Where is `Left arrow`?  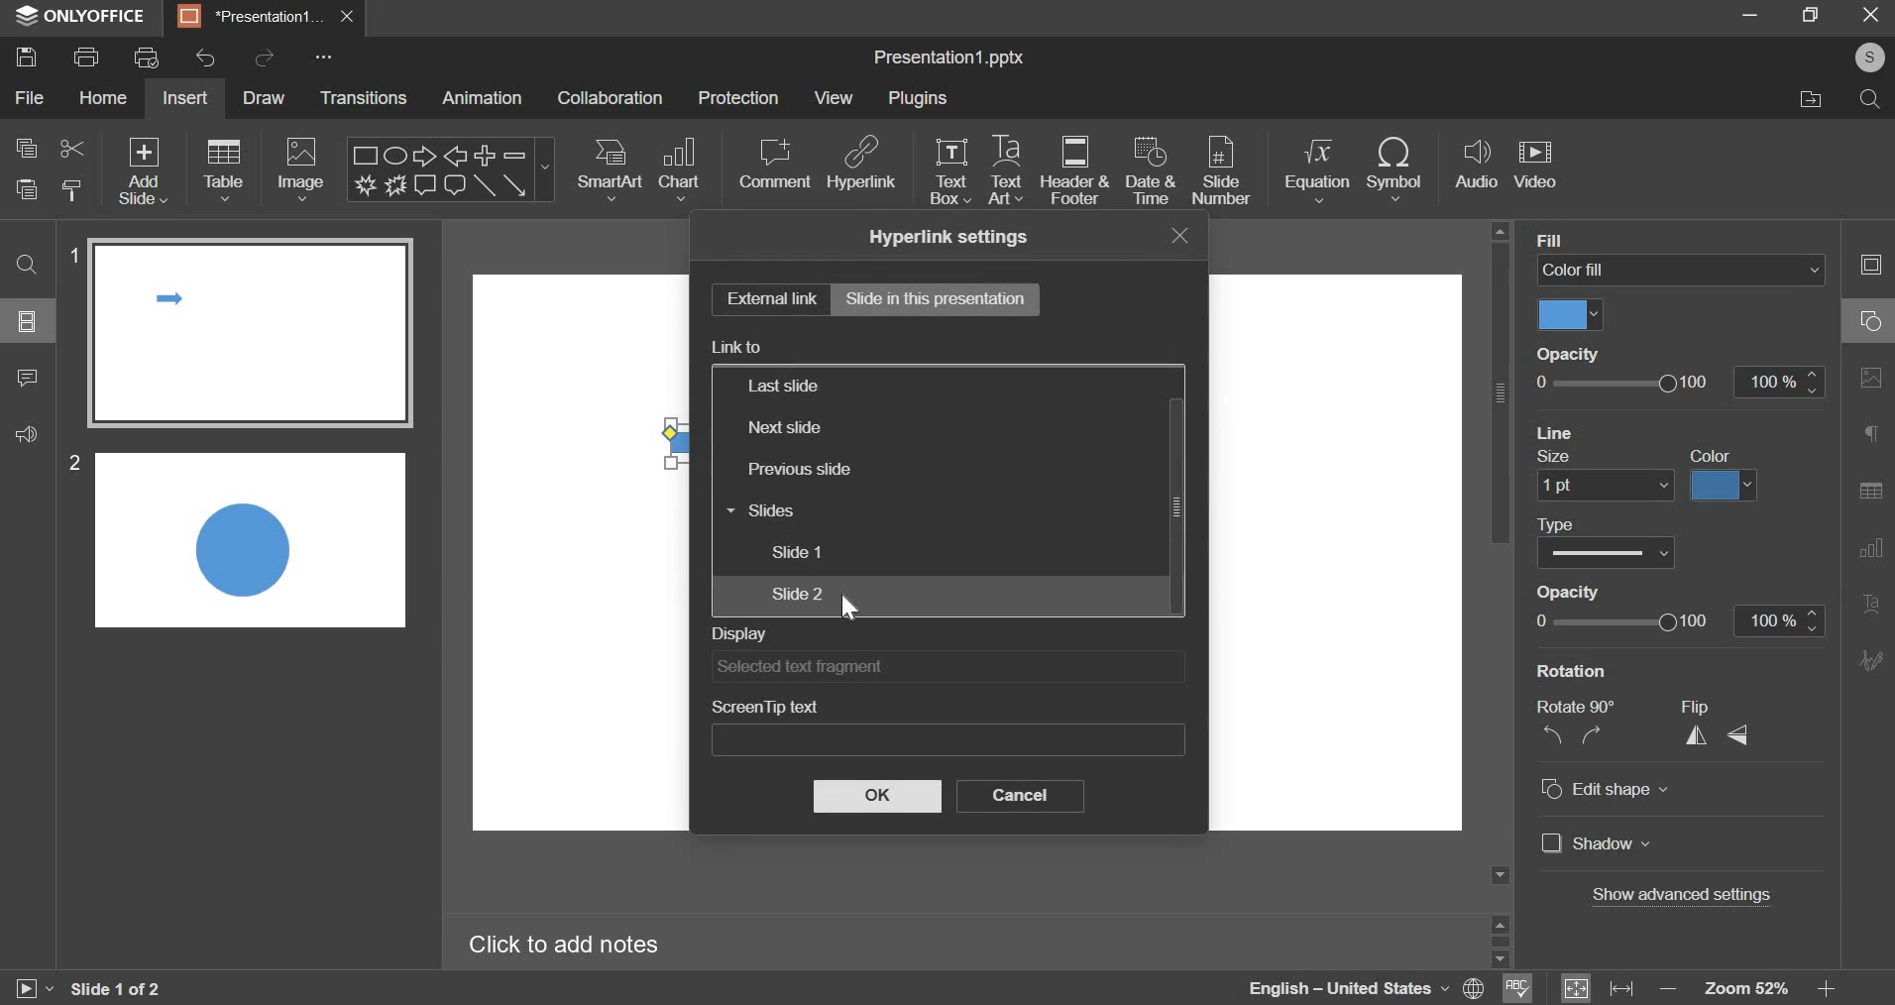 Left arrow is located at coordinates (456, 155).